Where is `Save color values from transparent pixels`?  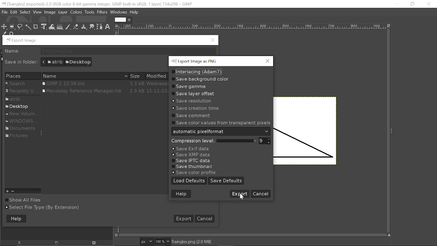
Save color values from transparent pixels is located at coordinates (220, 123).